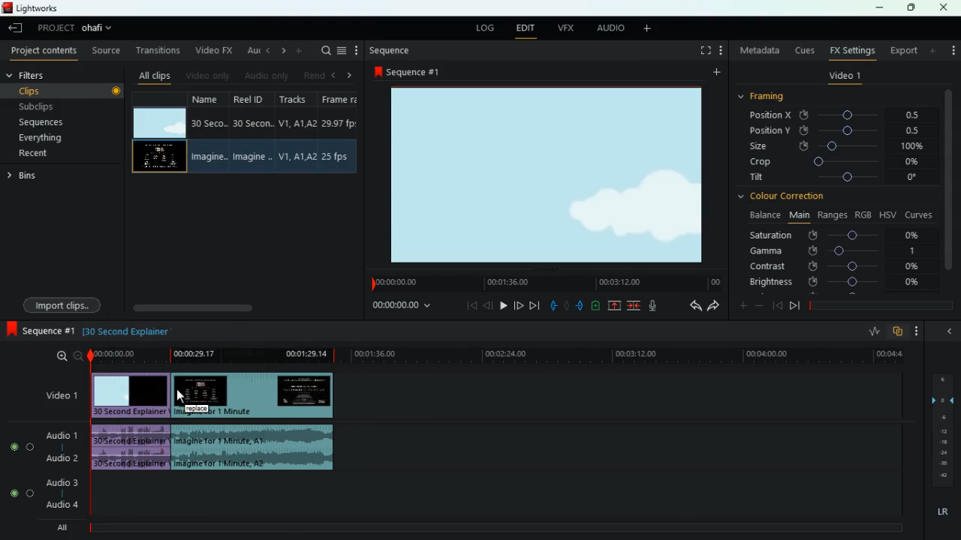 This screenshot has height=540, width=961. I want to click on gamma, so click(833, 250).